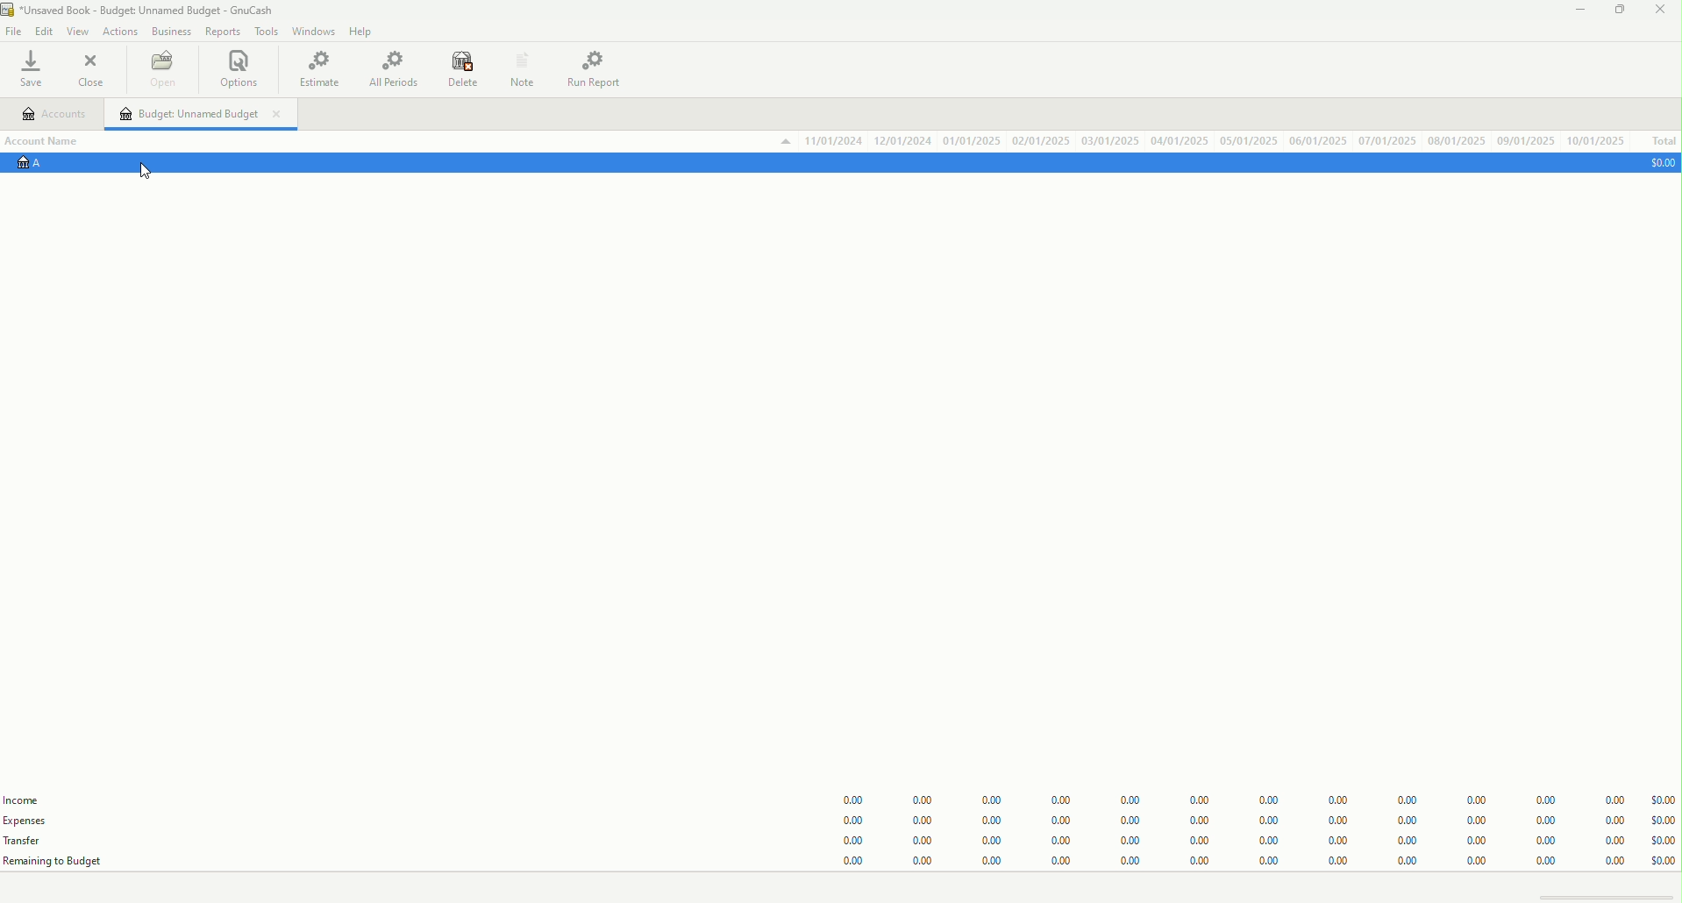 The width and height of the screenshot is (1682, 903). What do you see at coordinates (174, 30) in the screenshot?
I see `Business` at bounding box center [174, 30].